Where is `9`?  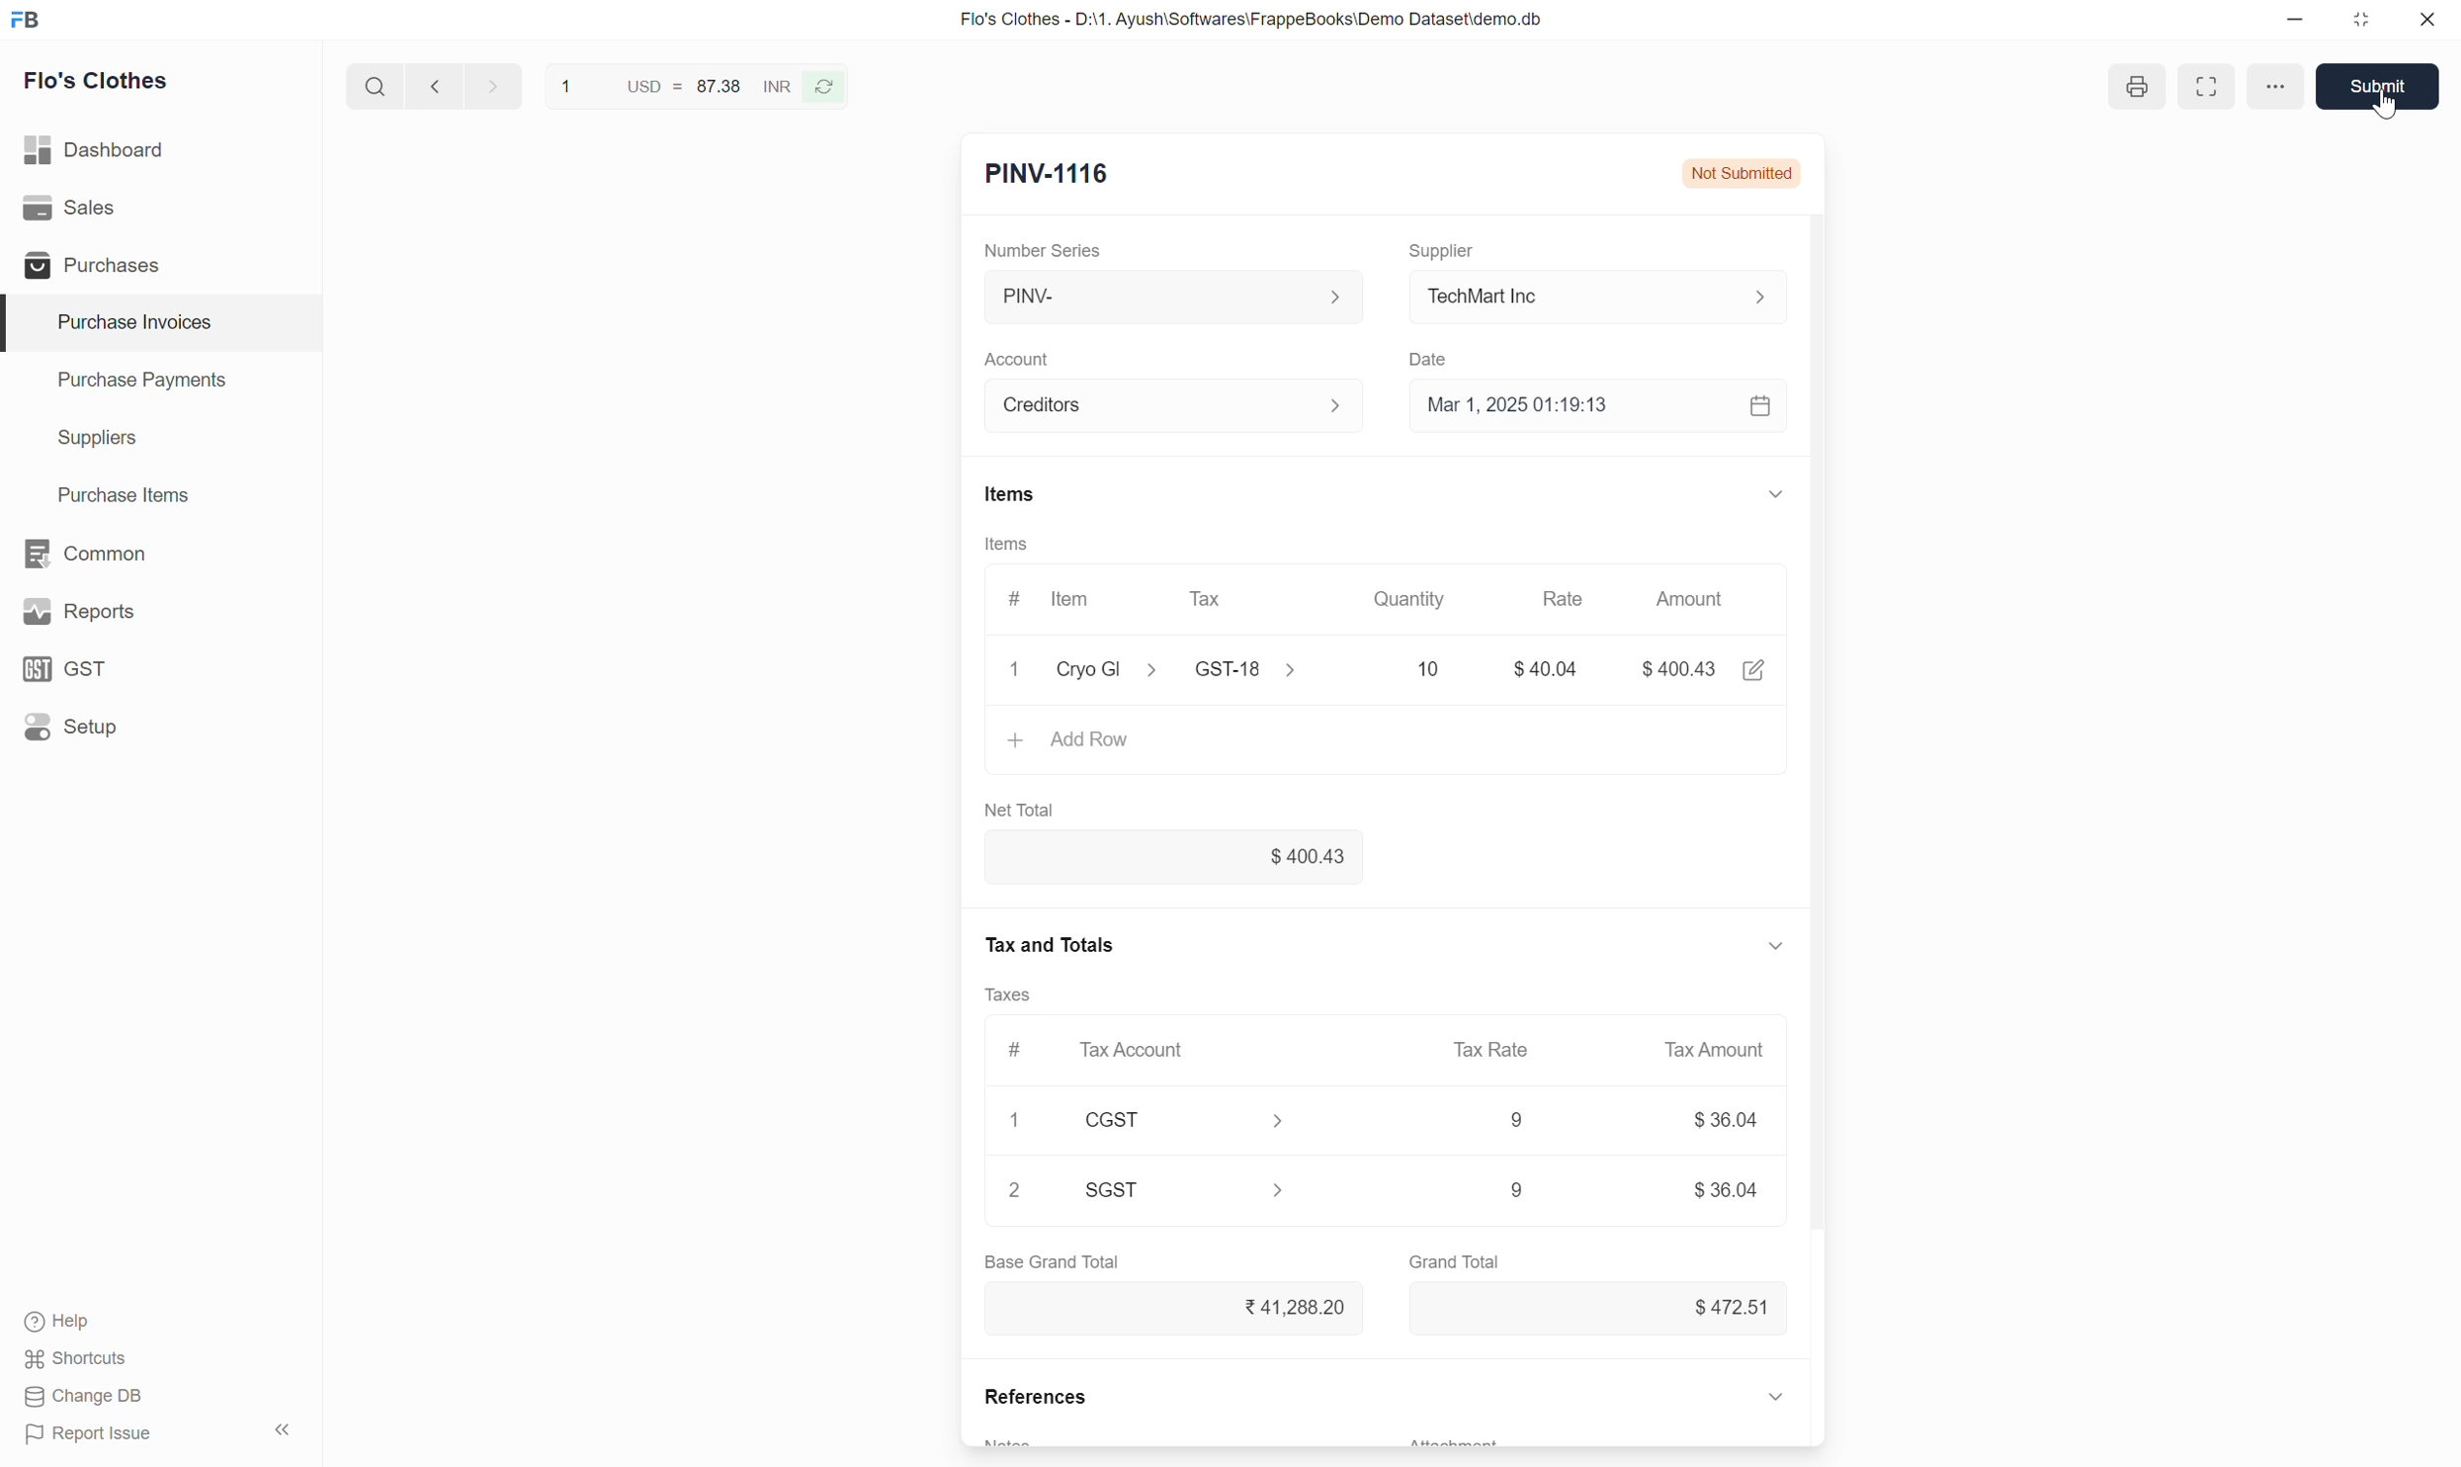
9 is located at coordinates (1512, 1121).